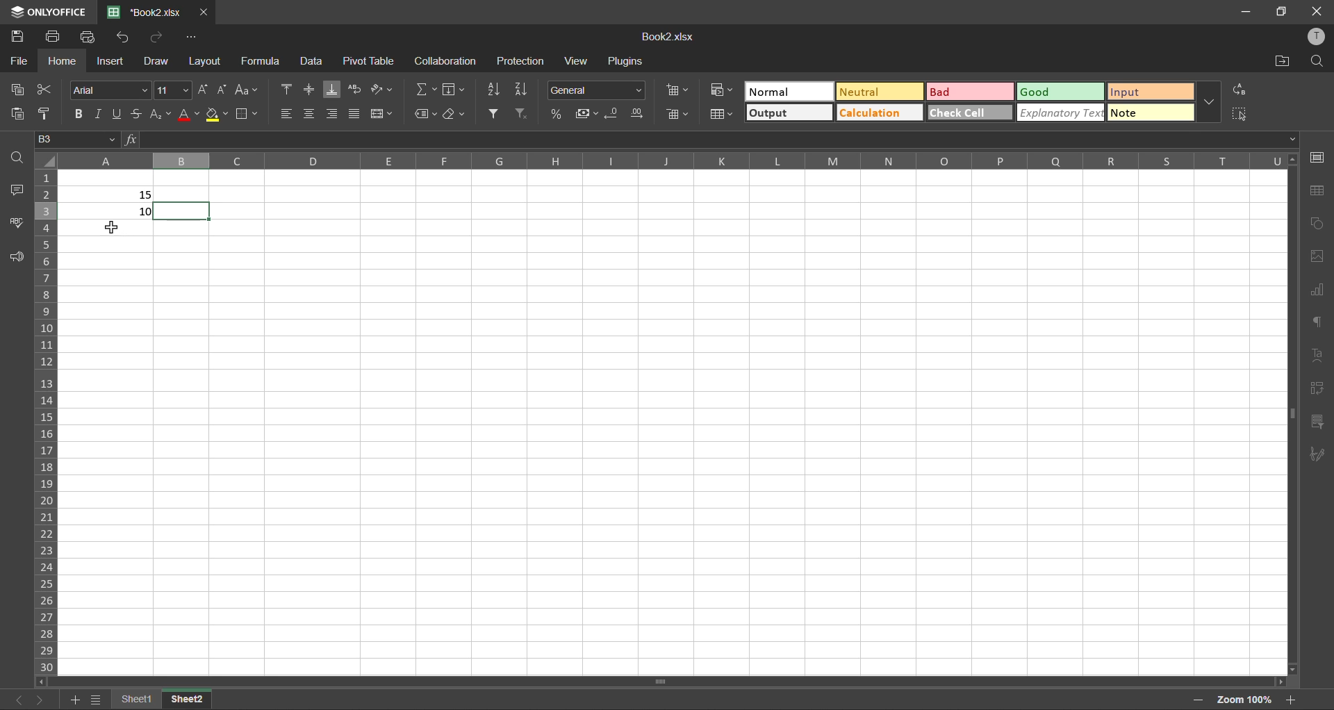 The width and height of the screenshot is (1334, 710). Describe the element at coordinates (77, 111) in the screenshot. I see `bold` at that location.